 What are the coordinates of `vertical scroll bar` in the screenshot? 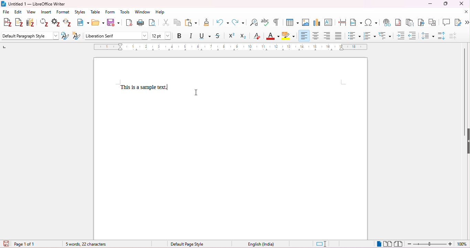 It's located at (463, 92).